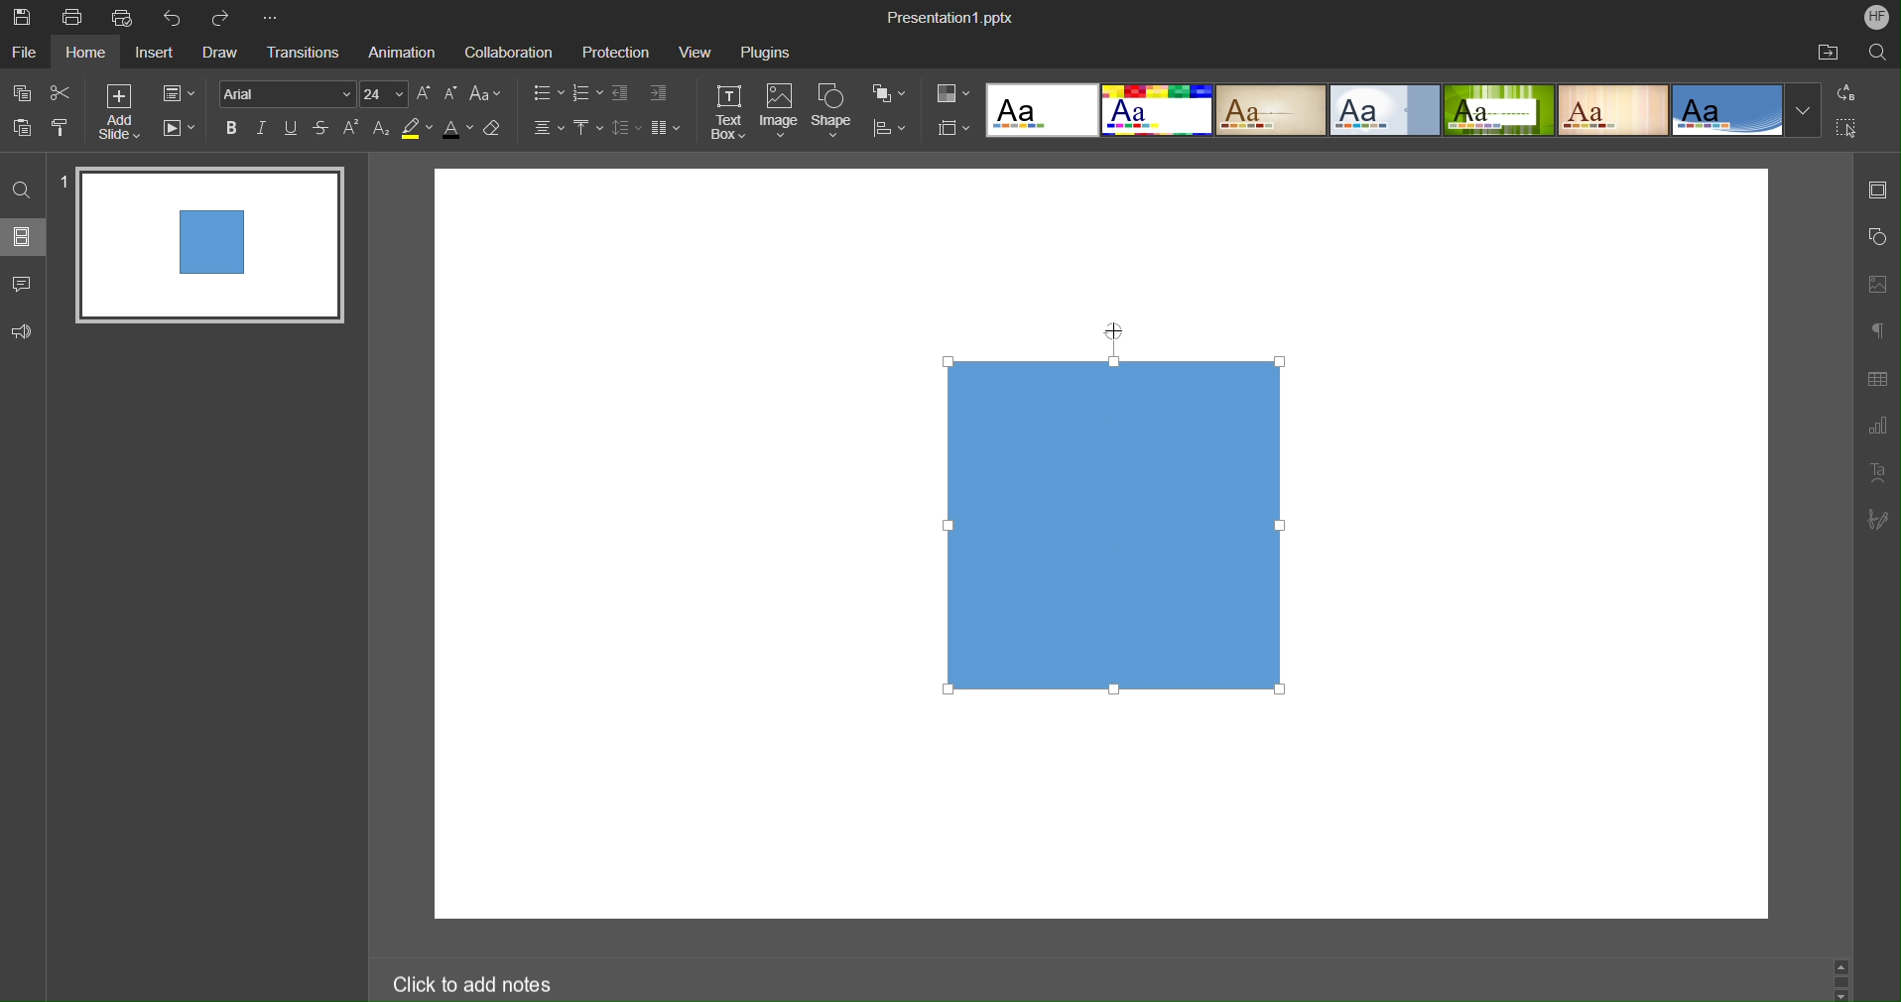  Describe the element at coordinates (1874, 19) in the screenshot. I see `Account` at that location.